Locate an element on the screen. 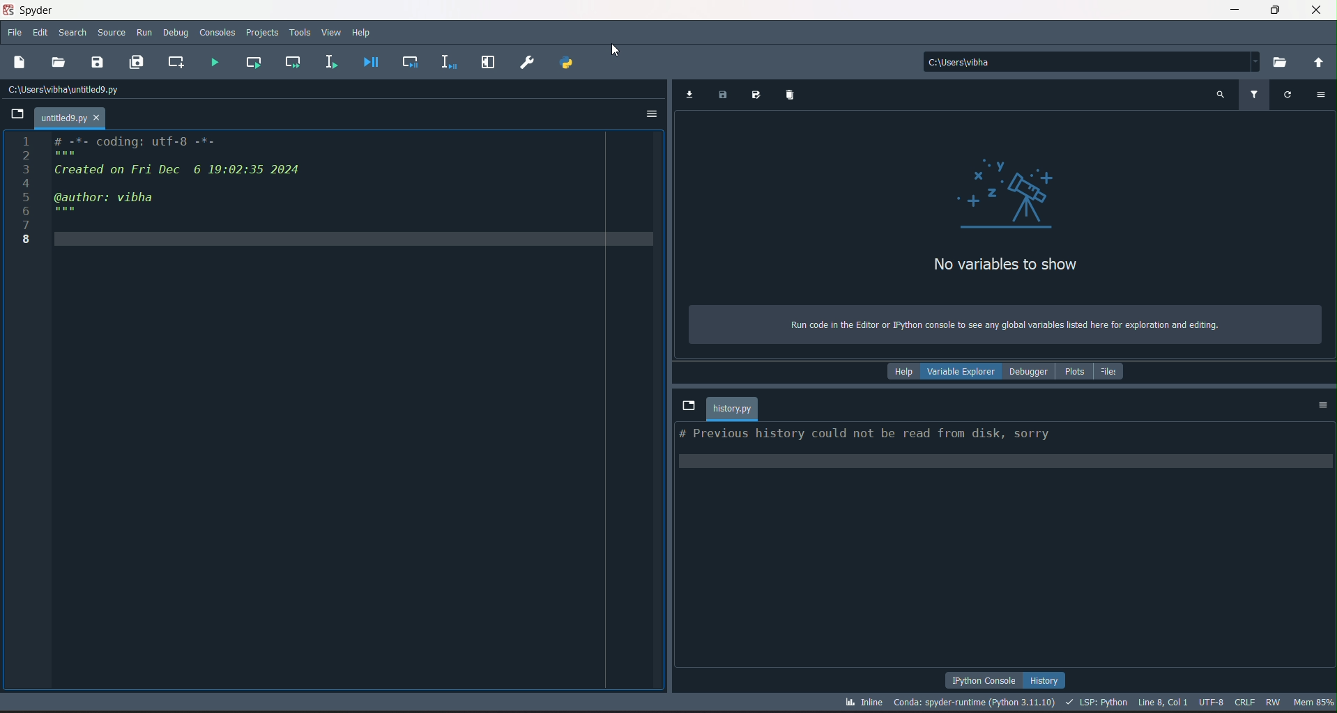 Image resolution: width=1337 pixels, height=713 pixels. run current cell is located at coordinates (254, 63).